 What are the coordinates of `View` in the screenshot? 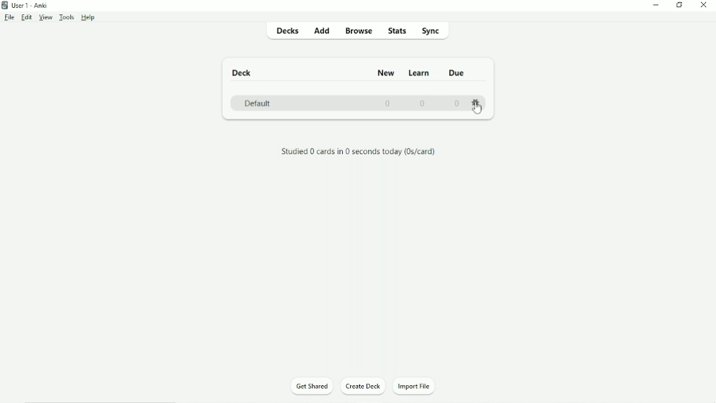 It's located at (45, 18).